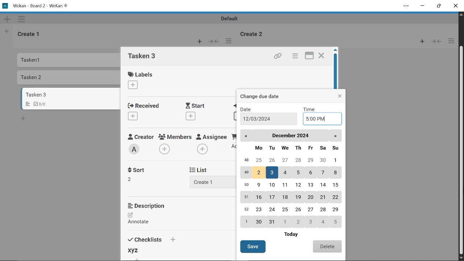 This screenshot has height=261, width=464. What do you see at coordinates (142, 219) in the screenshot?
I see `Add description` at bounding box center [142, 219].